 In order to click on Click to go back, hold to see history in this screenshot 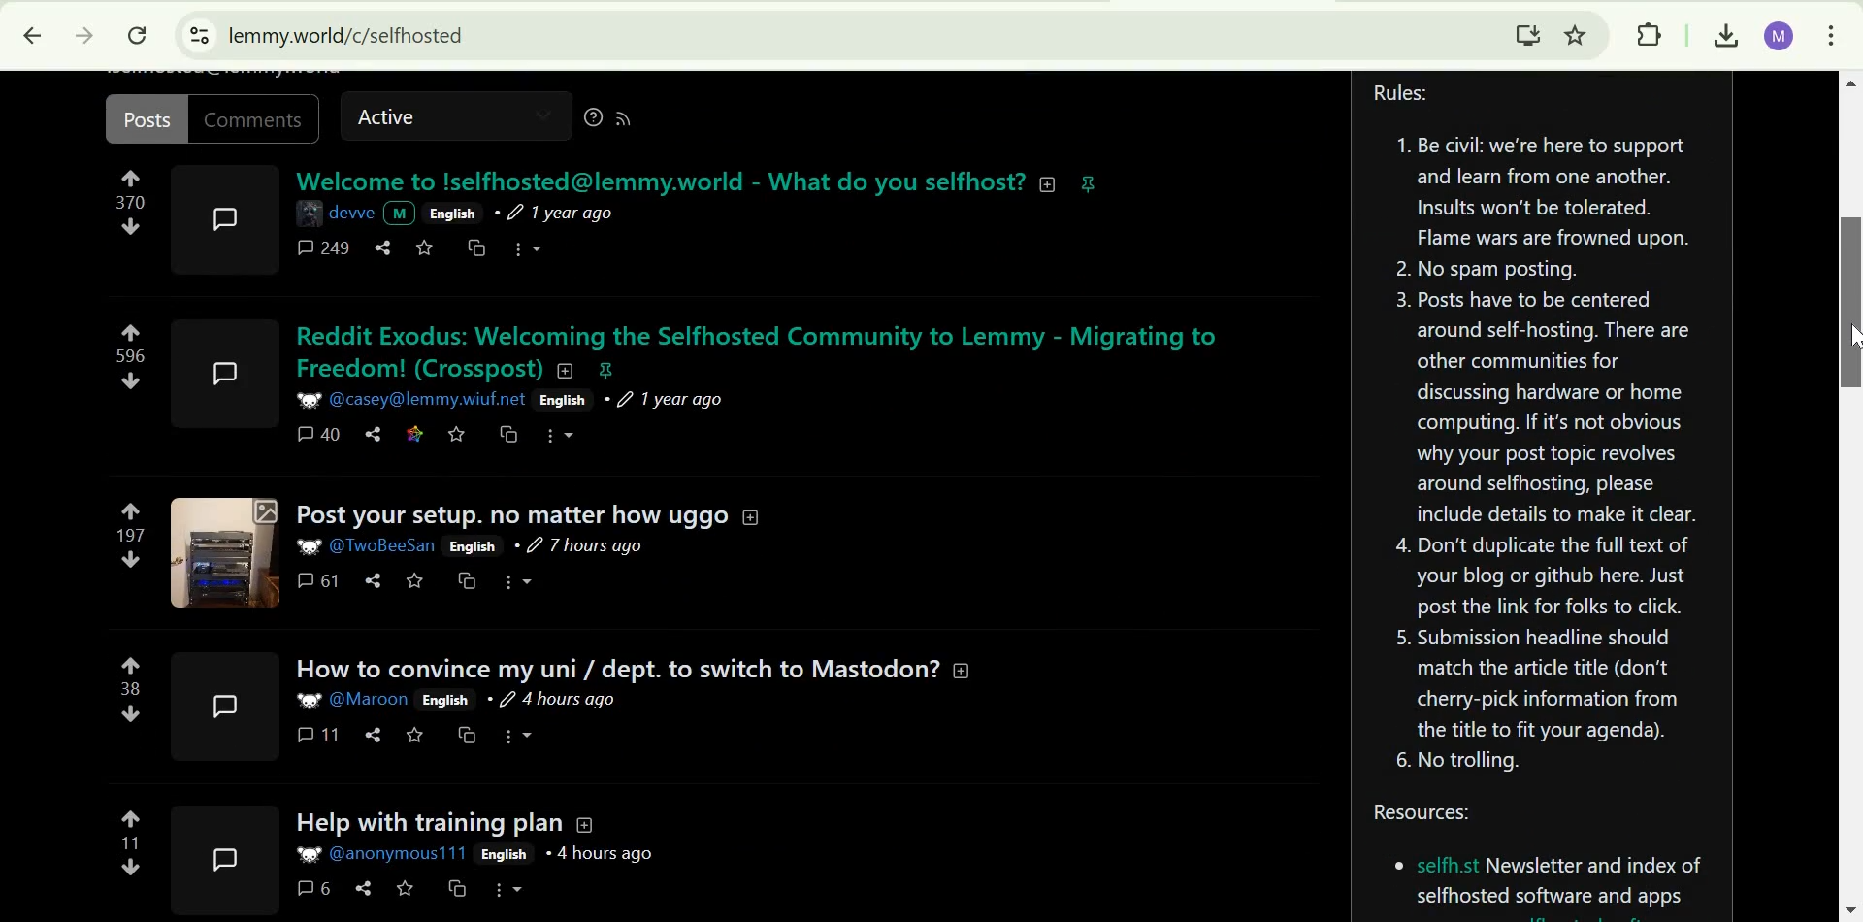, I will do `click(33, 34)`.